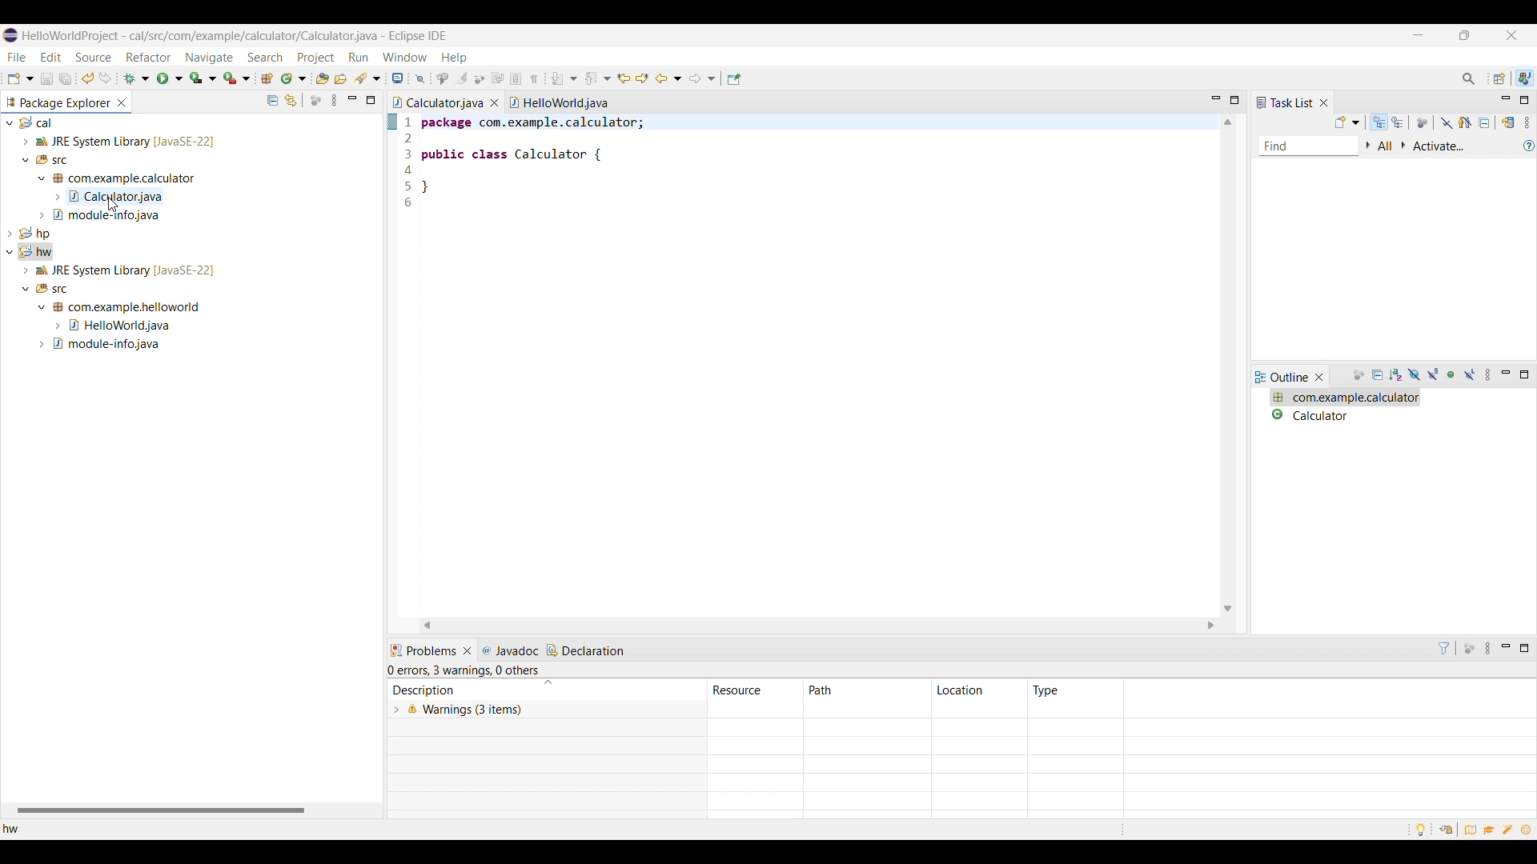  I want to click on Close, so click(1320, 377).